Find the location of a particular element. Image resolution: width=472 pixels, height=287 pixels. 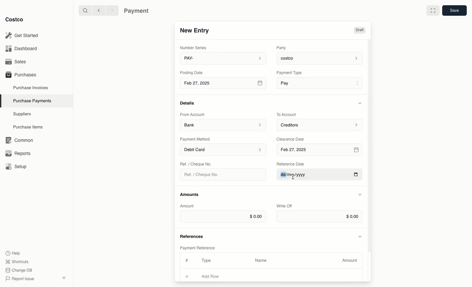

dd/mm/yyyy is located at coordinates (319, 176).